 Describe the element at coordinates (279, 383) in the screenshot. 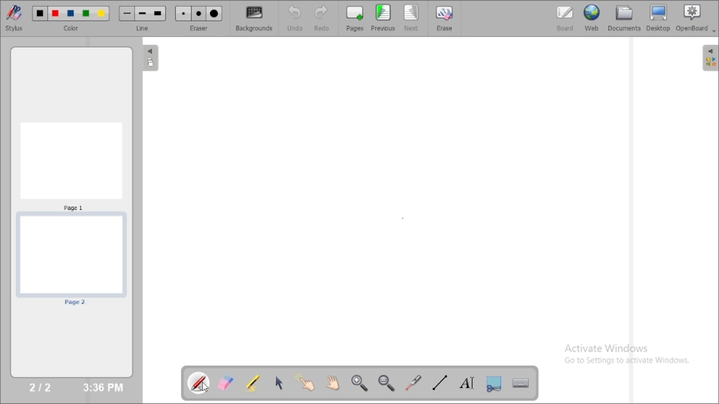

I see `select and modify objects` at that location.